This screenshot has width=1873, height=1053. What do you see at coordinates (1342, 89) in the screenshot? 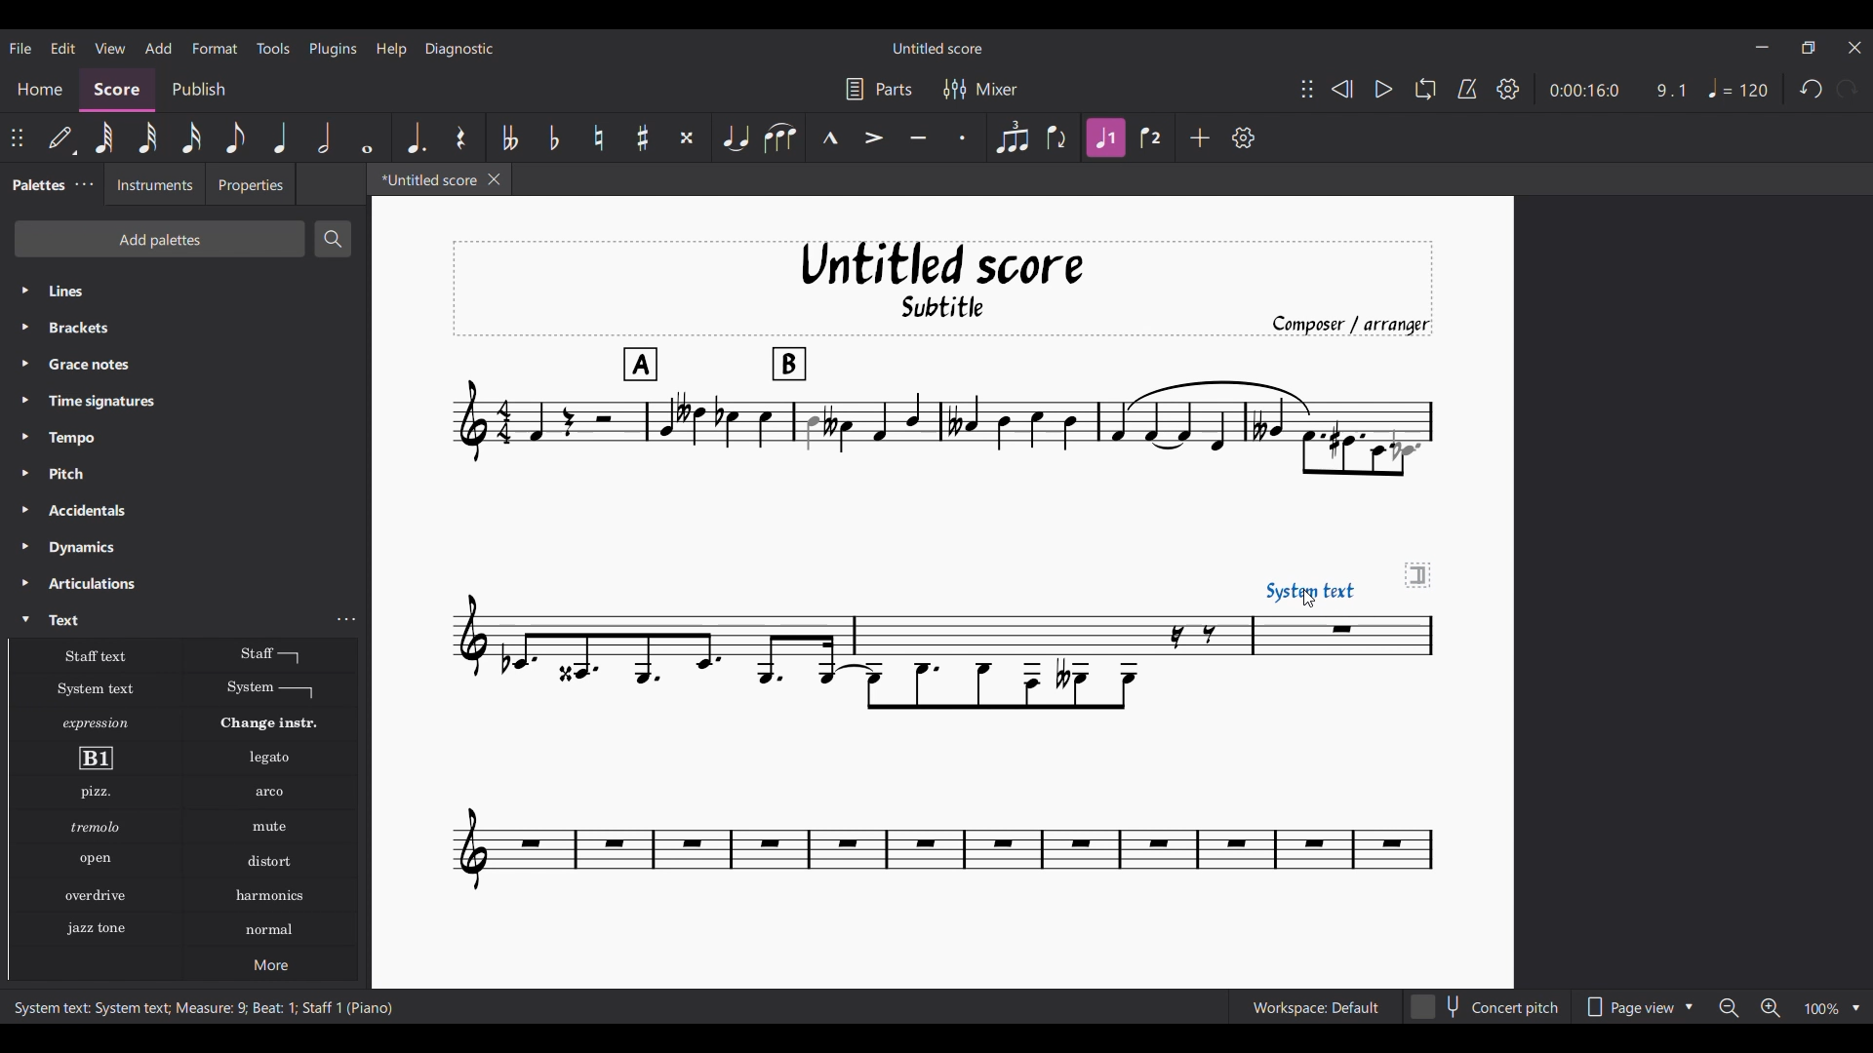
I see `Rewind` at bounding box center [1342, 89].